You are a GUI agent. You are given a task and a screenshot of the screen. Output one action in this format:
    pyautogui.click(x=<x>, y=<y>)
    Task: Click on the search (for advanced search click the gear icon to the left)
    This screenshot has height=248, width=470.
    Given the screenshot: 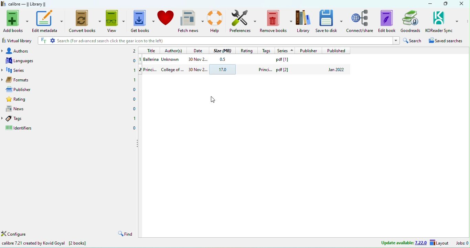 What is the action you would take?
    pyautogui.click(x=218, y=41)
    